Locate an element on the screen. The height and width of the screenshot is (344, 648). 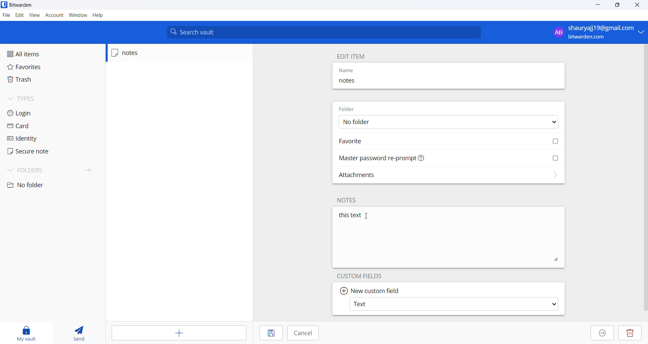
custom fields is located at coordinates (362, 276).